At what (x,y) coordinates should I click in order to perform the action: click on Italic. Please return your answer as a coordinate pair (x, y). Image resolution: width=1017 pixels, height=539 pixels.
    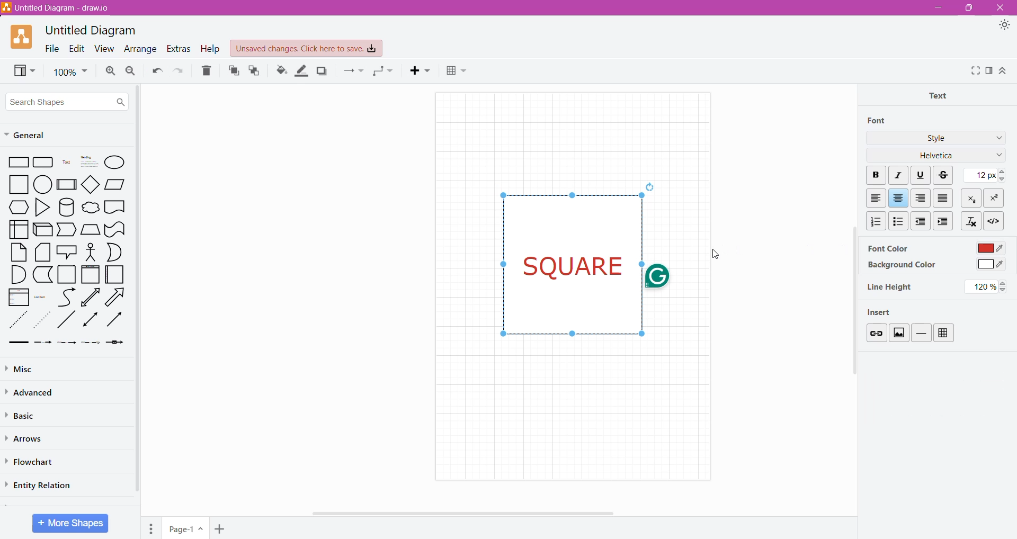
    Looking at the image, I should click on (899, 176).